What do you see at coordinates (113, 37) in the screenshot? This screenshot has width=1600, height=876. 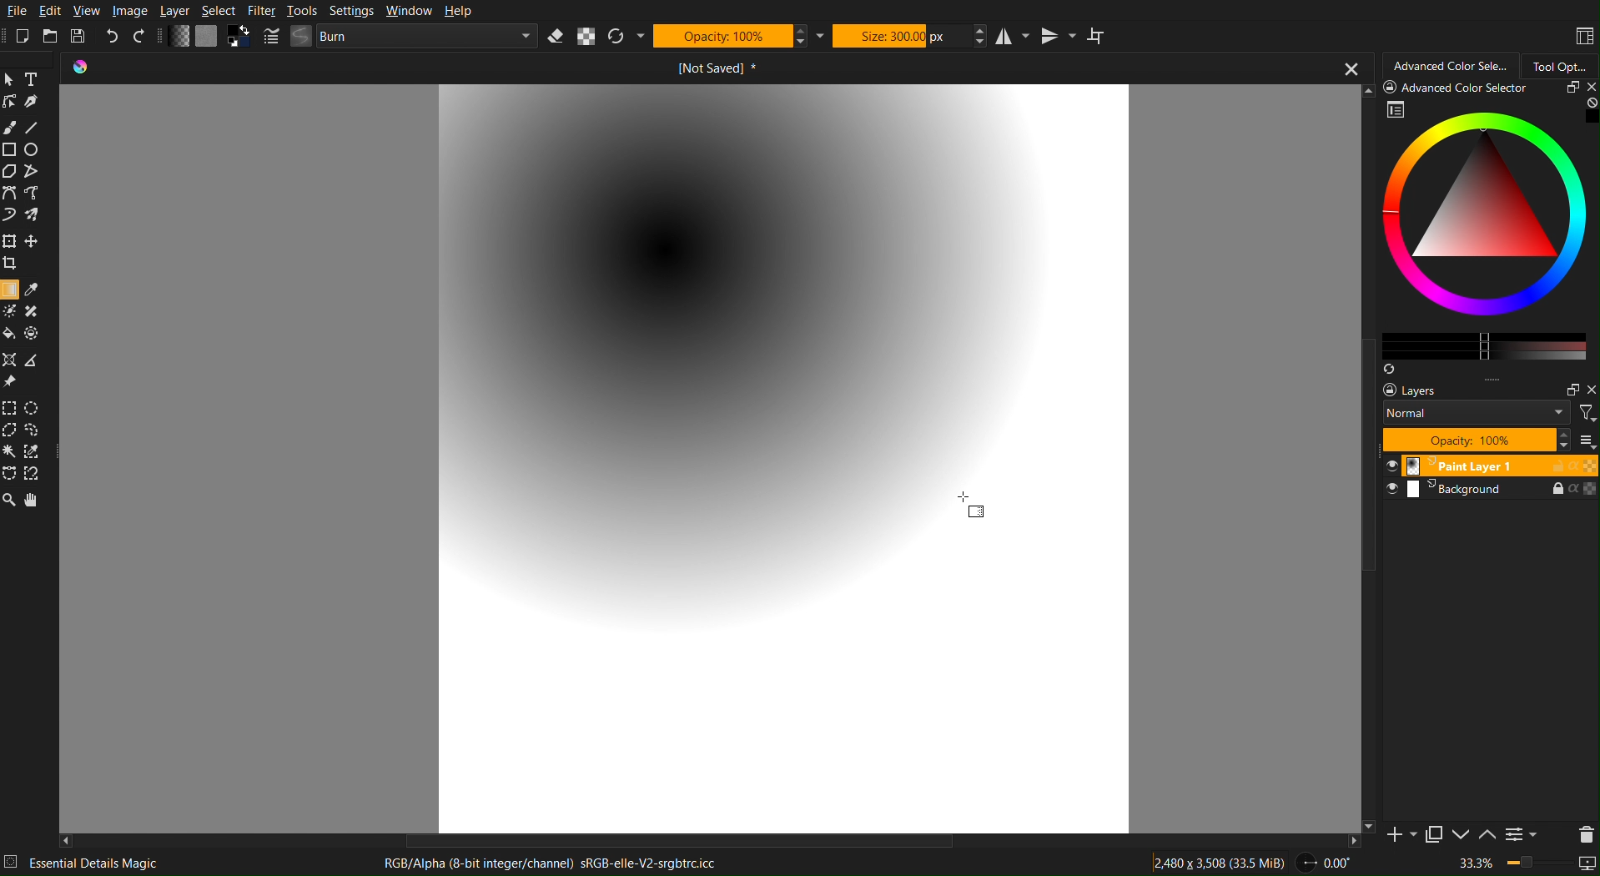 I see `Undo` at bounding box center [113, 37].